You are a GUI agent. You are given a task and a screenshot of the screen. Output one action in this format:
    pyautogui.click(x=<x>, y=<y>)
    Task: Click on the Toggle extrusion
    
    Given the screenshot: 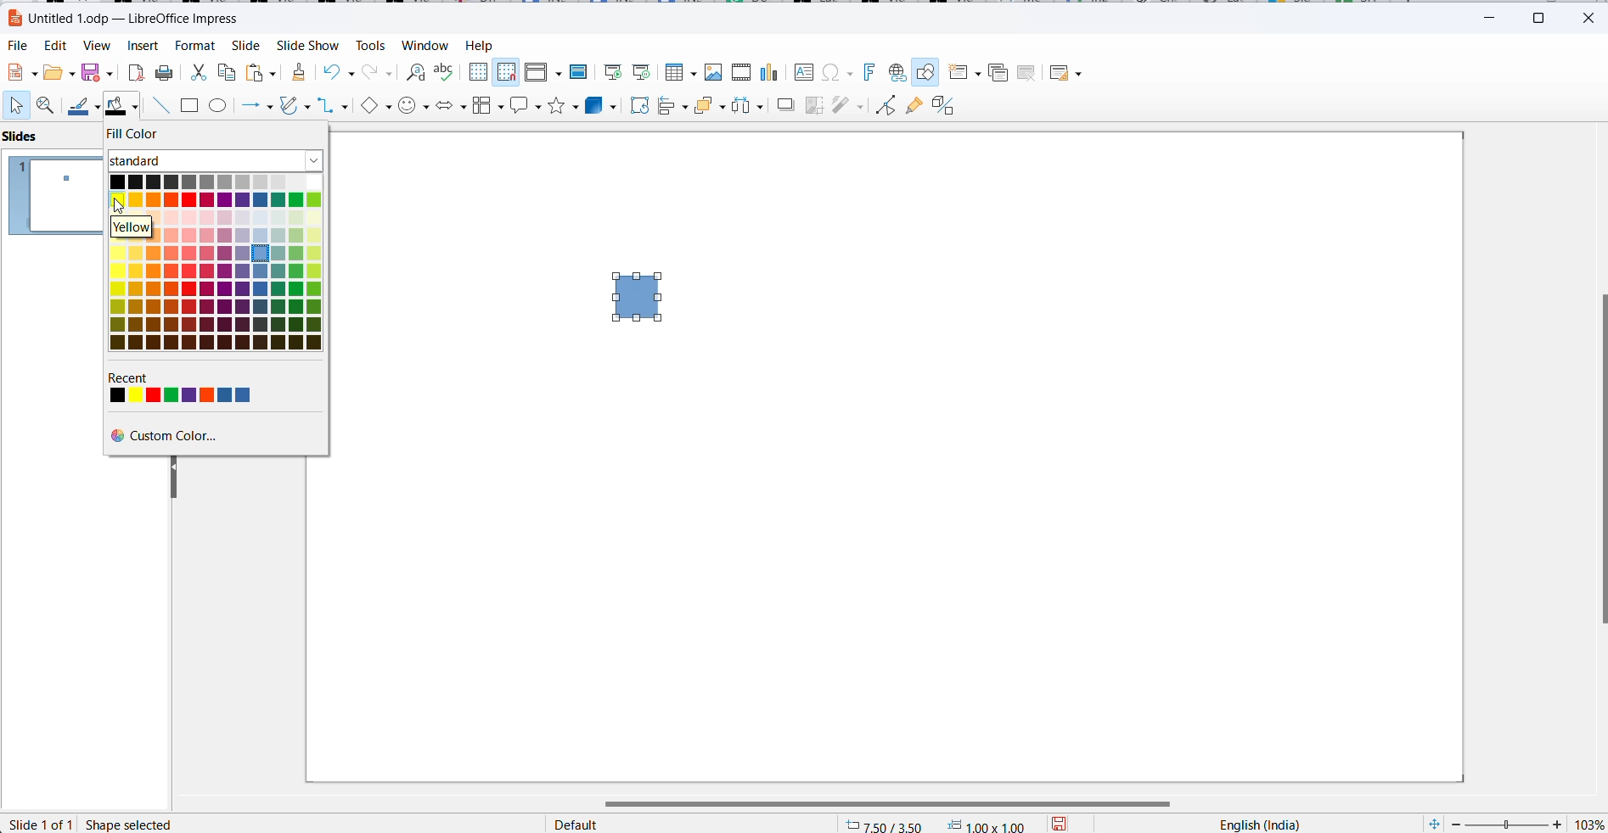 What is the action you would take?
    pyautogui.click(x=947, y=106)
    